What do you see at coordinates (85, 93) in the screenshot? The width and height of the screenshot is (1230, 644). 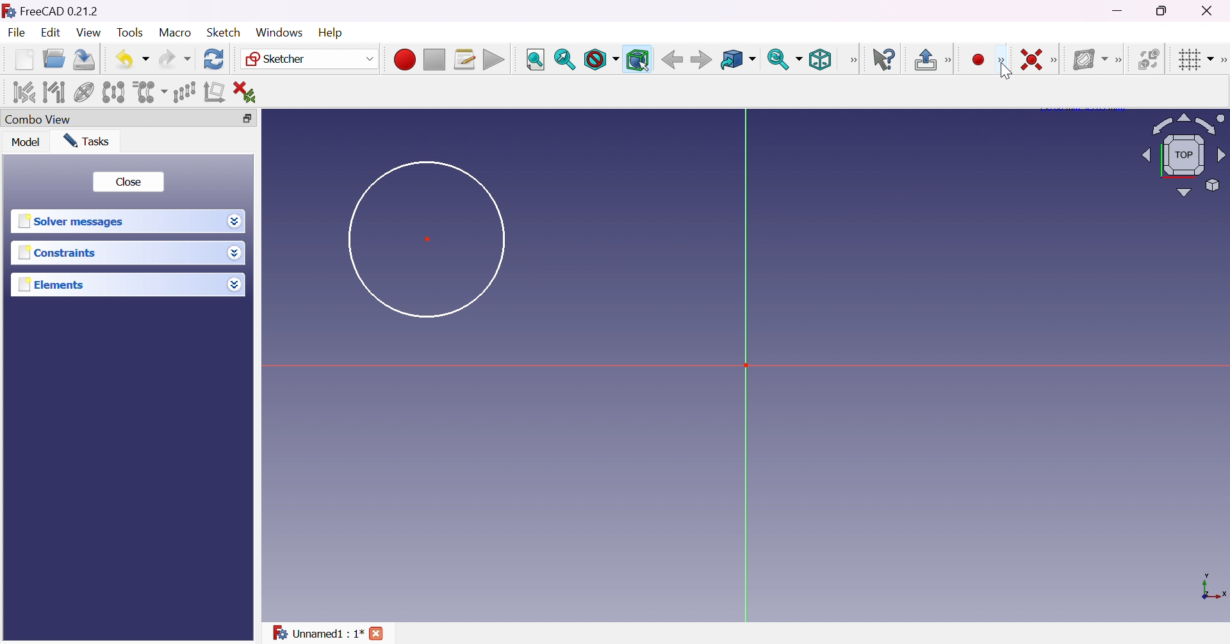 I see `Show/hide internal geometry` at bounding box center [85, 93].